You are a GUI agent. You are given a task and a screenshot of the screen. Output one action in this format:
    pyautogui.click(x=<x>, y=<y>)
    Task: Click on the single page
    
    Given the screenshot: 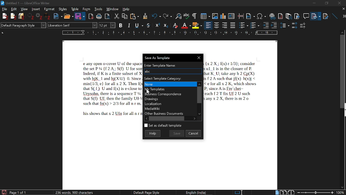 What is the action you would take?
    pyautogui.click(x=277, y=192)
    